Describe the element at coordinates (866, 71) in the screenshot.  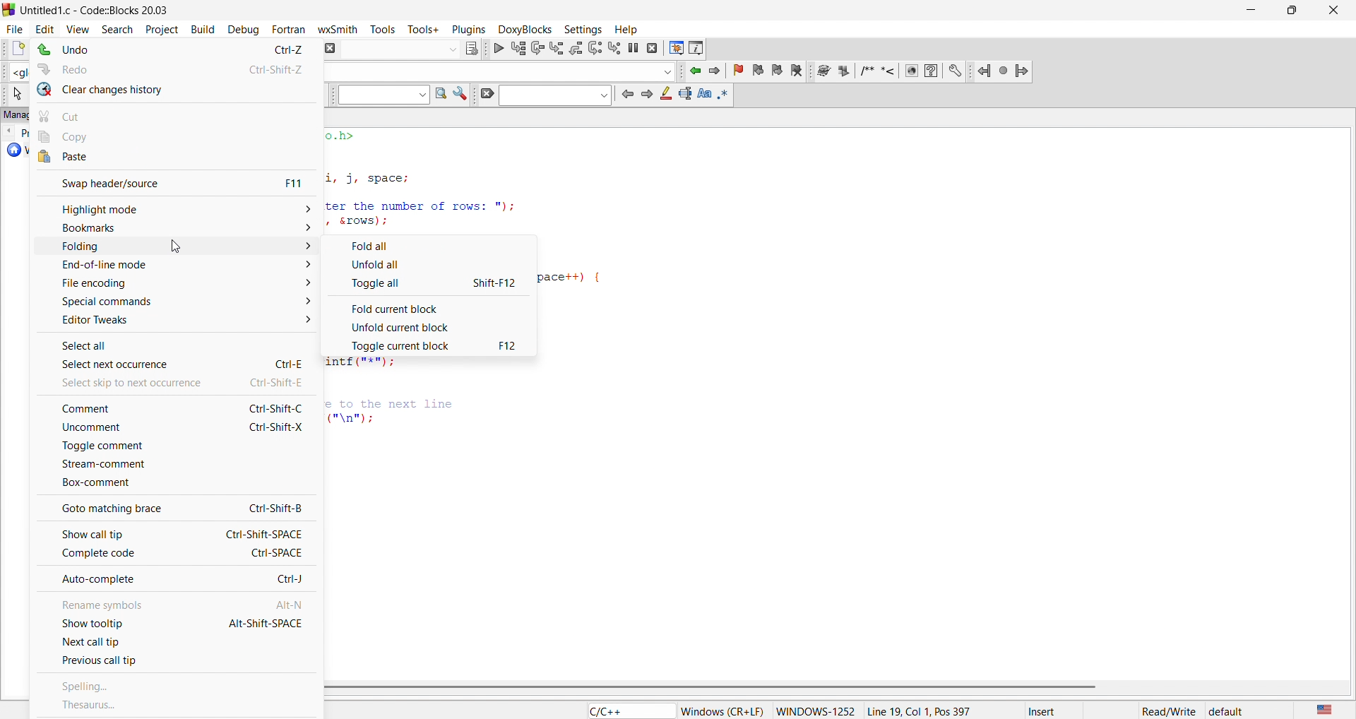
I see `insert comment box` at that location.